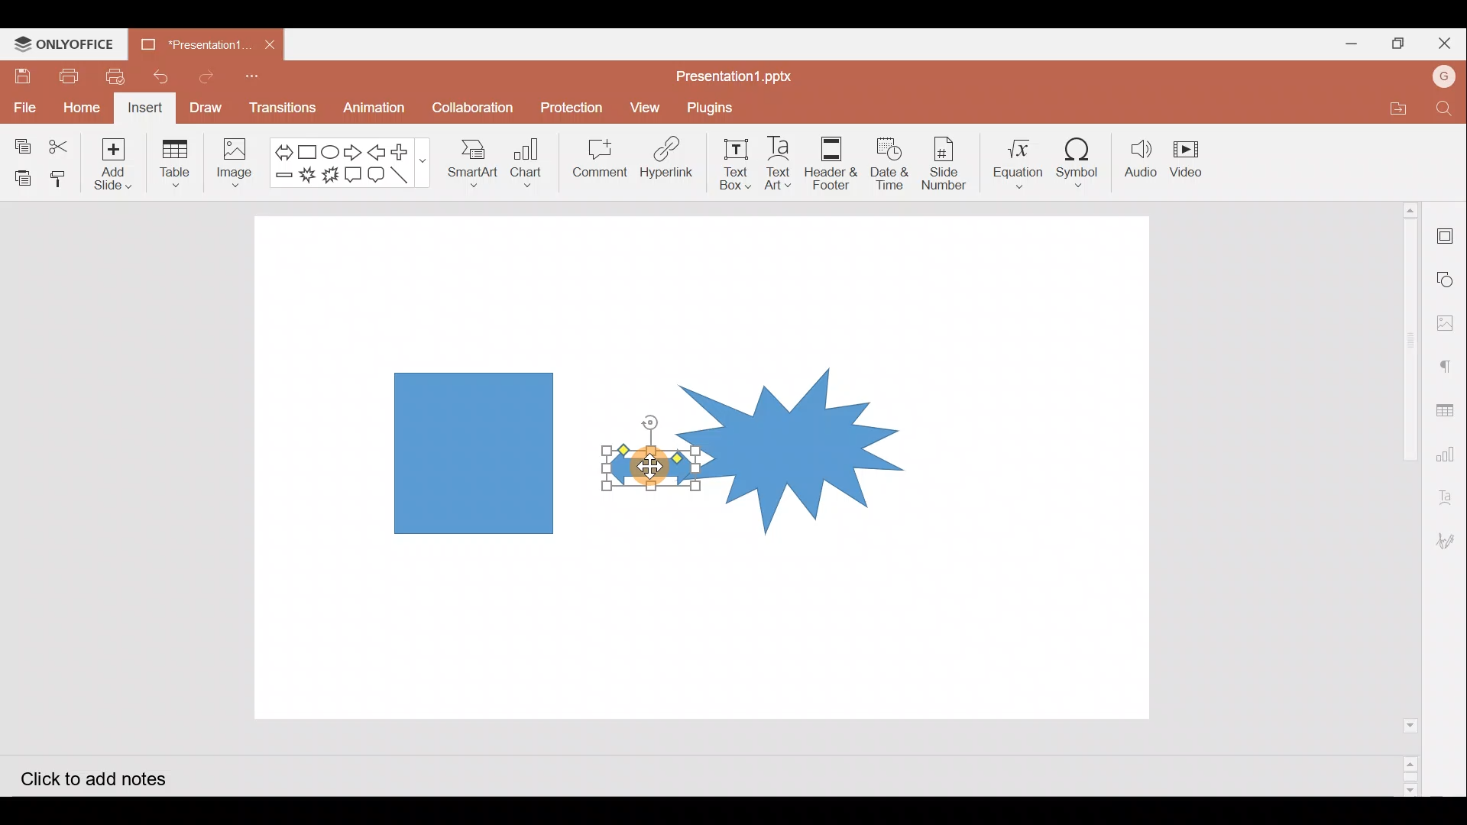 This screenshot has height=825, width=1467. Describe the element at coordinates (1404, 498) in the screenshot. I see `Scroll bar` at that location.